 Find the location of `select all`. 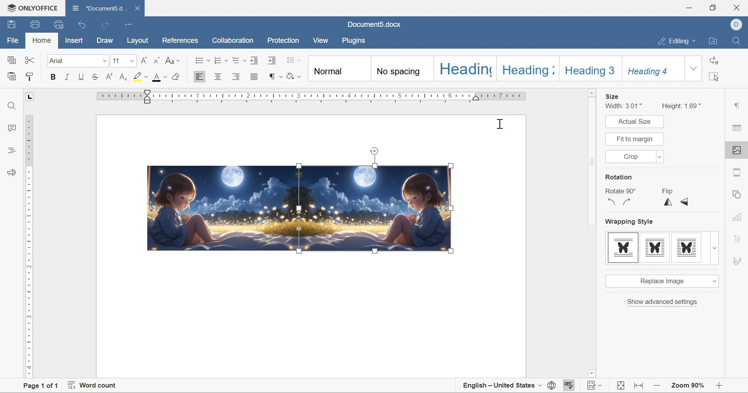

select all is located at coordinates (714, 76).